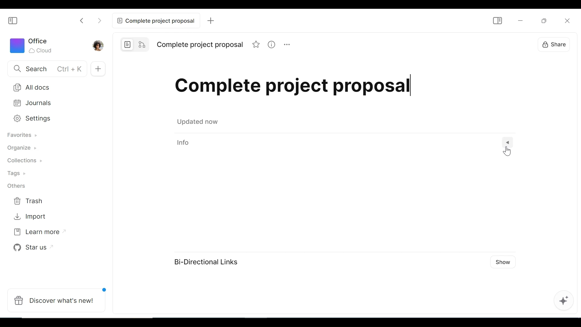 The height and width of the screenshot is (327, 581). What do you see at coordinates (272, 45) in the screenshot?
I see `information` at bounding box center [272, 45].